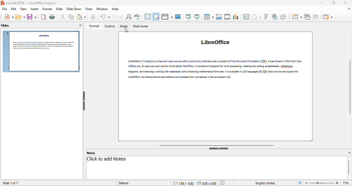 This screenshot has width=352, height=186. What do you see at coordinates (215, 42) in the screenshot?
I see `libre office` at bounding box center [215, 42].